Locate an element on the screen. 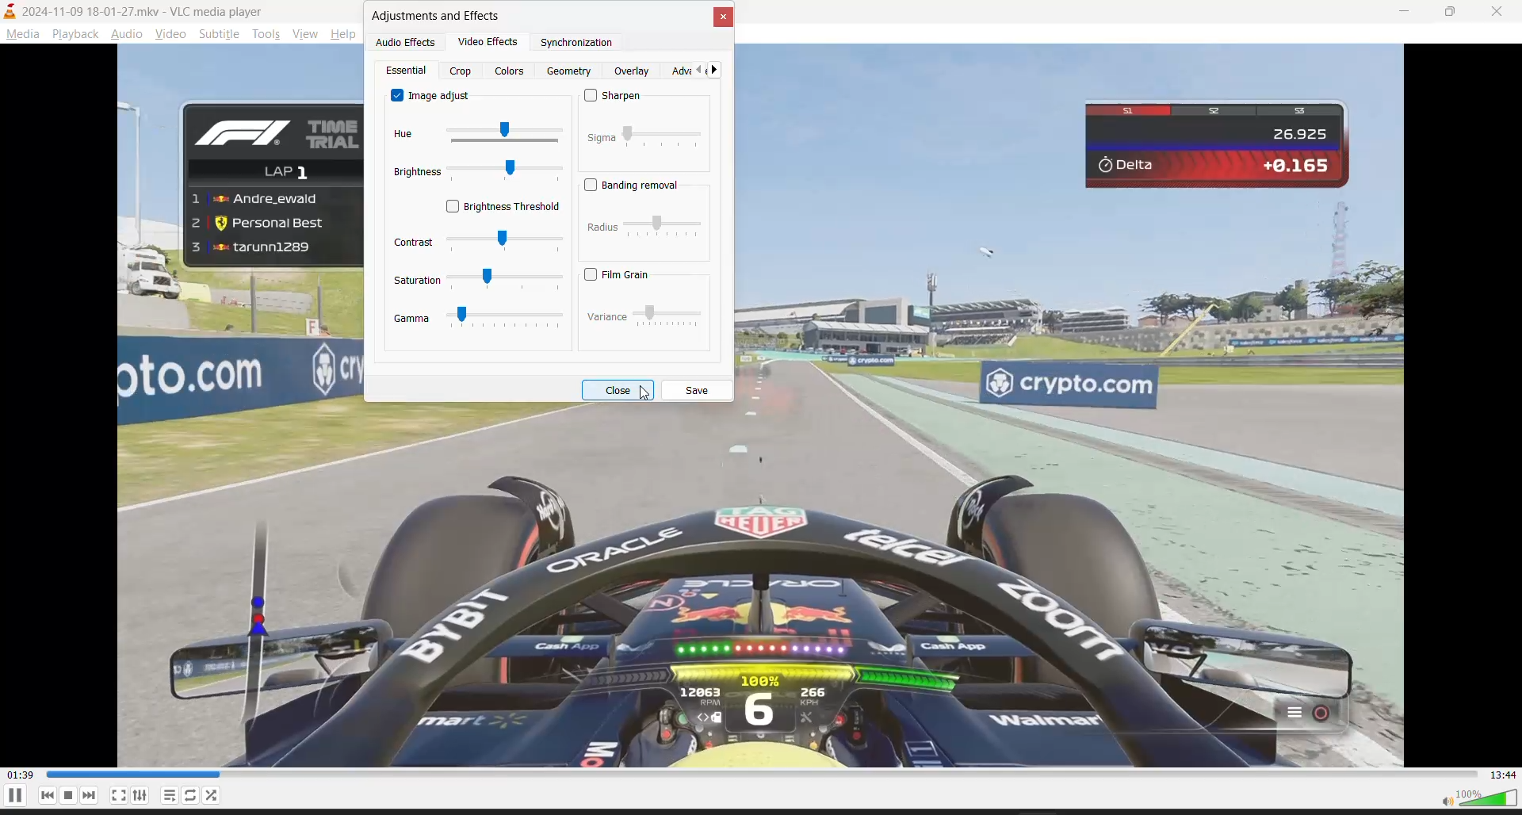 This screenshot has height=815, width=1522. loop is located at coordinates (194, 794).